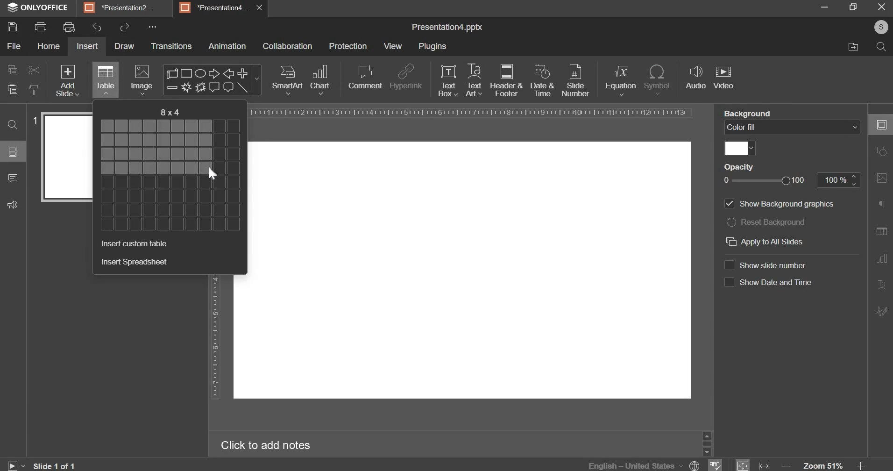 This screenshot has height=471, width=893. I want to click on copy style, so click(36, 89).